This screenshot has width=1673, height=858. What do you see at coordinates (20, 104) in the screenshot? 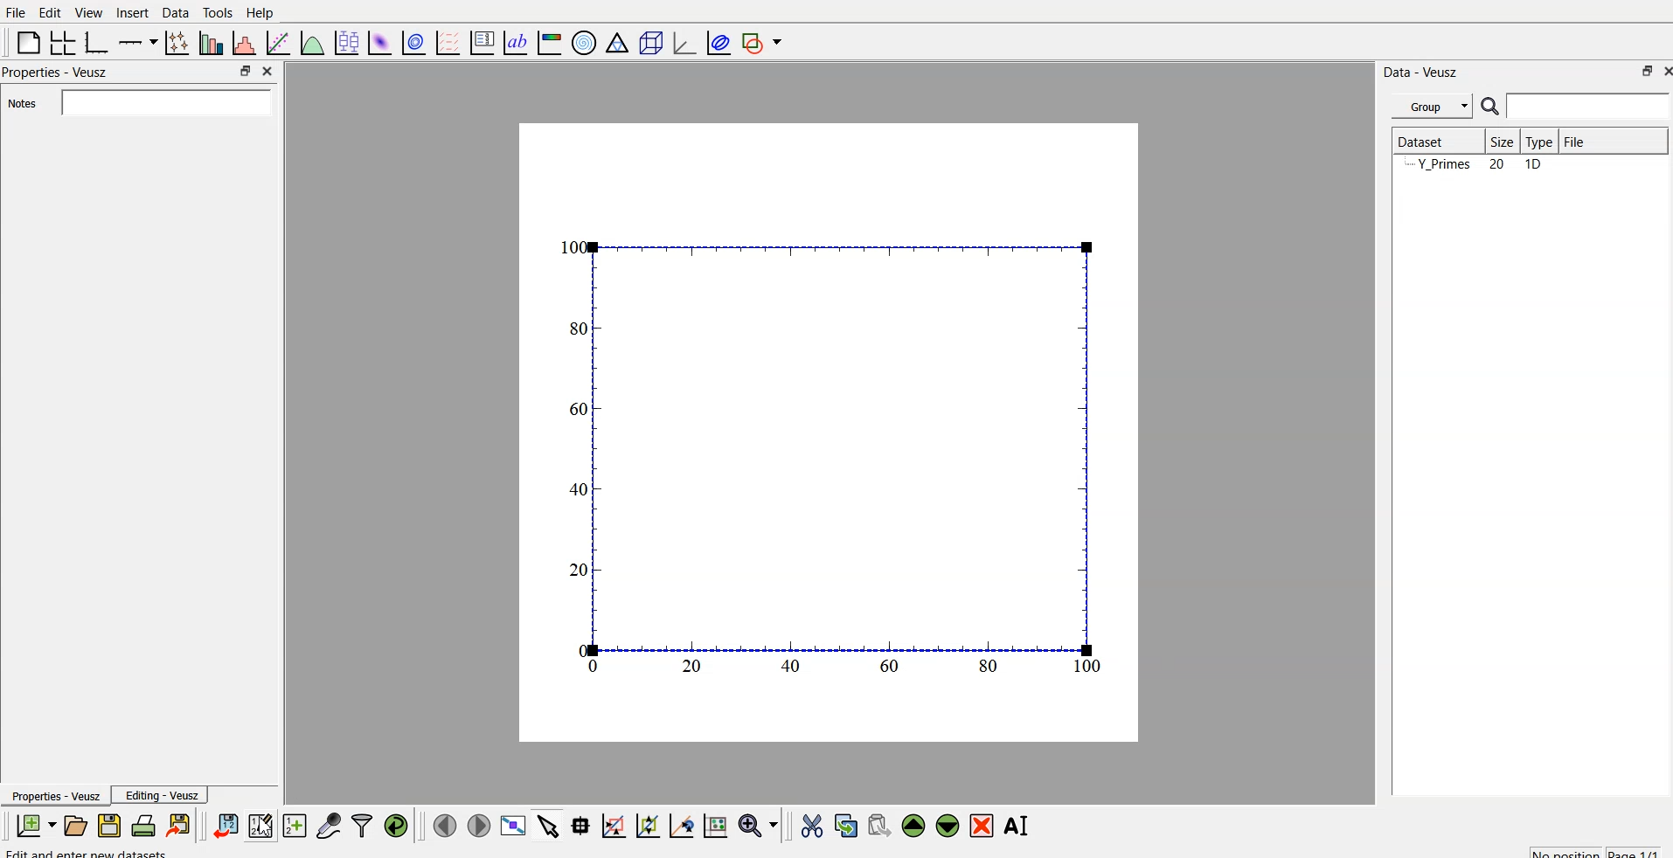
I see `Notes` at bounding box center [20, 104].